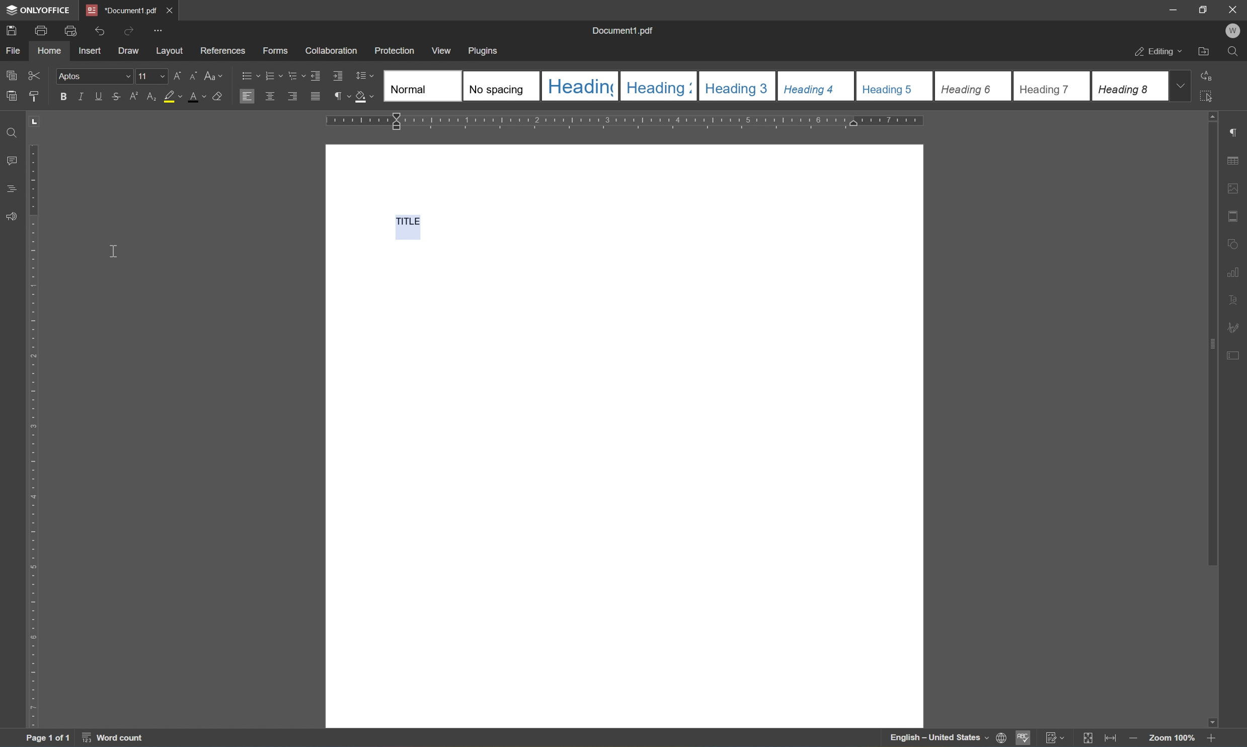 The height and width of the screenshot is (747, 1247). What do you see at coordinates (1180, 86) in the screenshot?
I see `drop down` at bounding box center [1180, 86].